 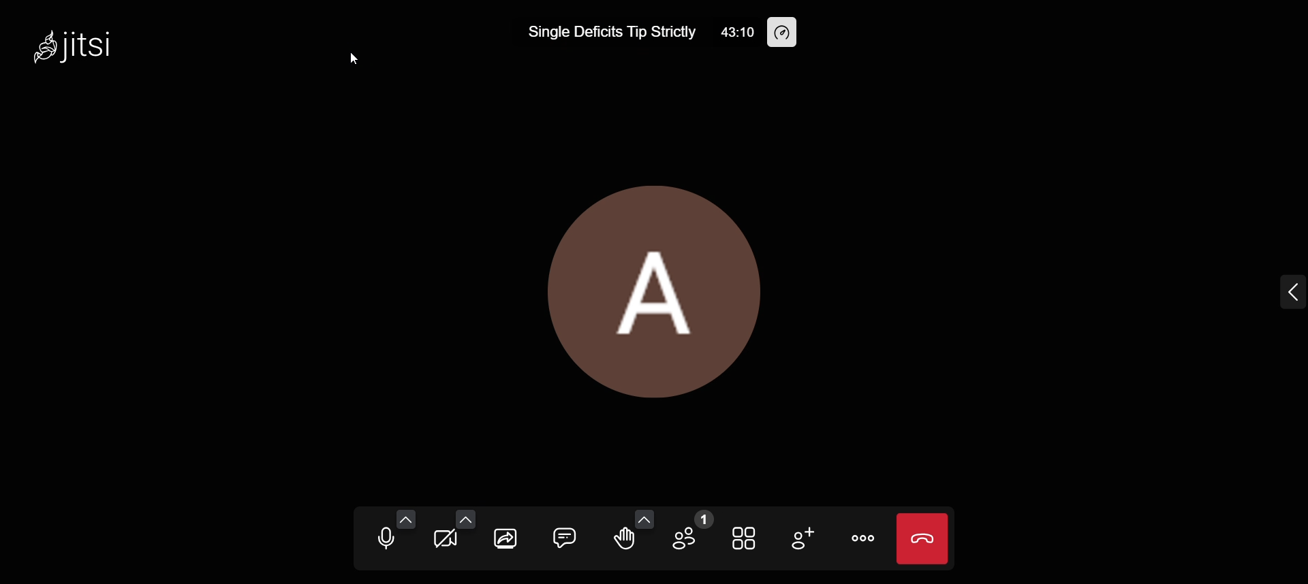 What do you see at coordinates (621, 540) in the screenshot?
I see `raise hand` at bounding box center [621, 540].